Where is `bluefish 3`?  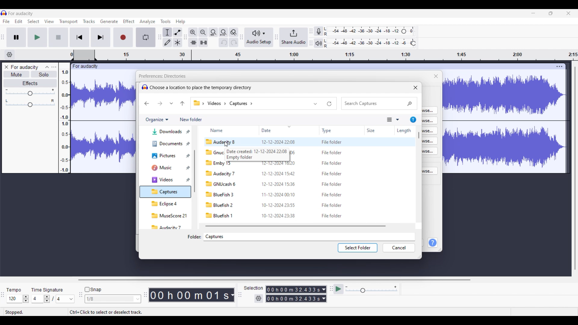
bluefish 3 is located at coordinates (220, 194).